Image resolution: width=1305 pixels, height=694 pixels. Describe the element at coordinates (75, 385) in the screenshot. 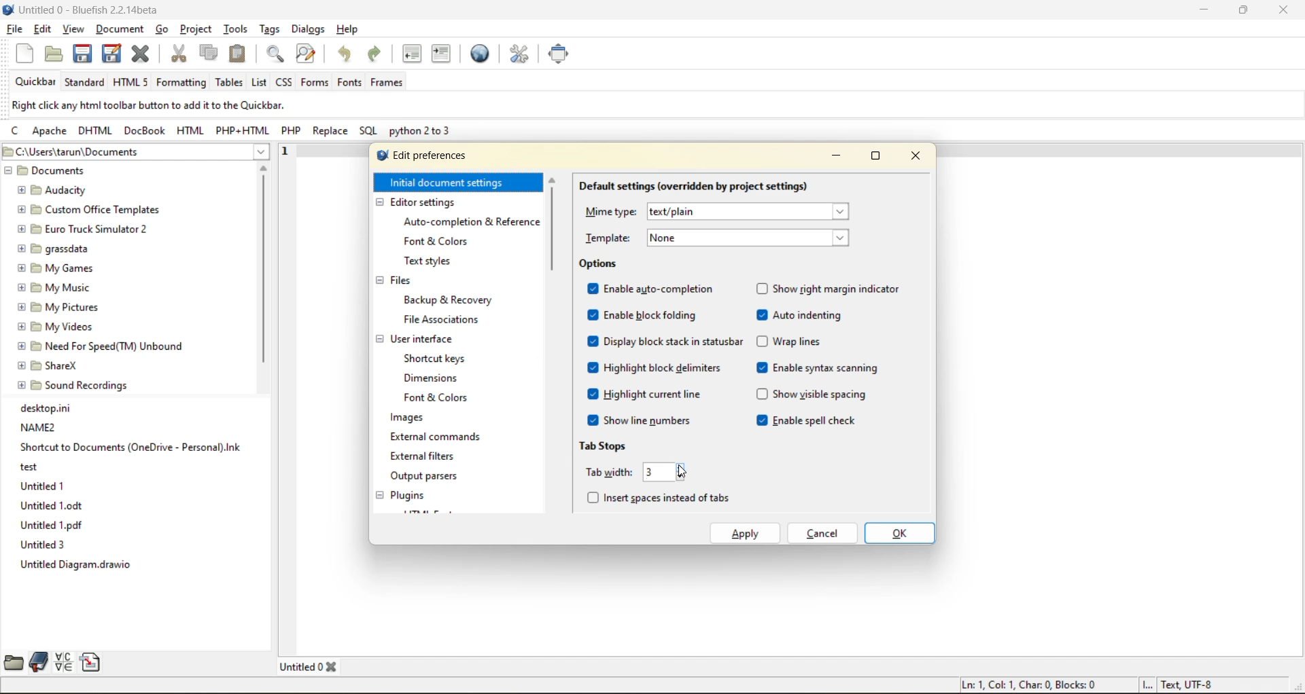

I see `@ [E9 Sound Recordings` at that location.